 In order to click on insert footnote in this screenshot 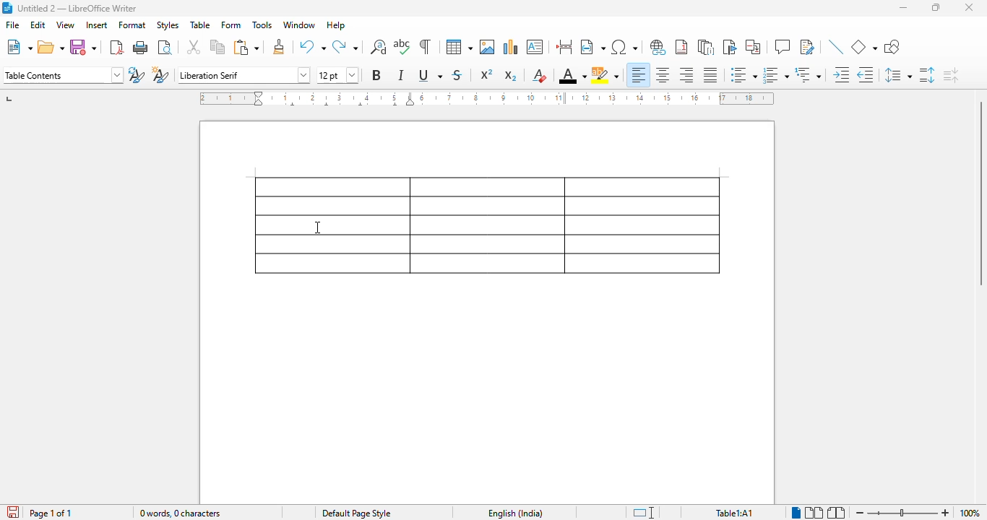, I will do `click(681, 47)`.